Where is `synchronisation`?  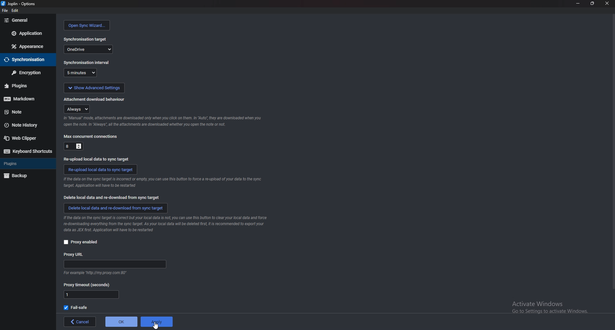 synchronisation is located at coordinates (26, 60).